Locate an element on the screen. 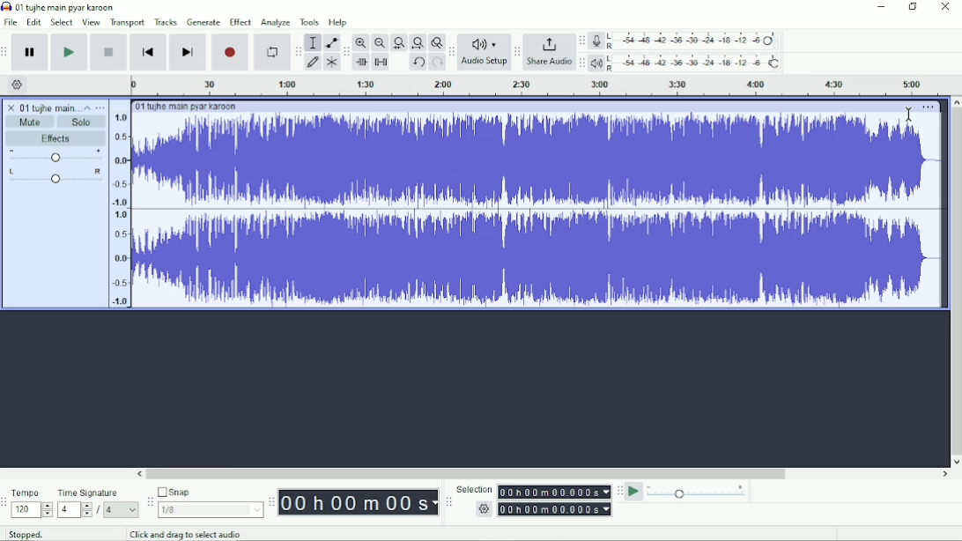 The image size is (962, 541). Selection is located at coordinates (474, 487).